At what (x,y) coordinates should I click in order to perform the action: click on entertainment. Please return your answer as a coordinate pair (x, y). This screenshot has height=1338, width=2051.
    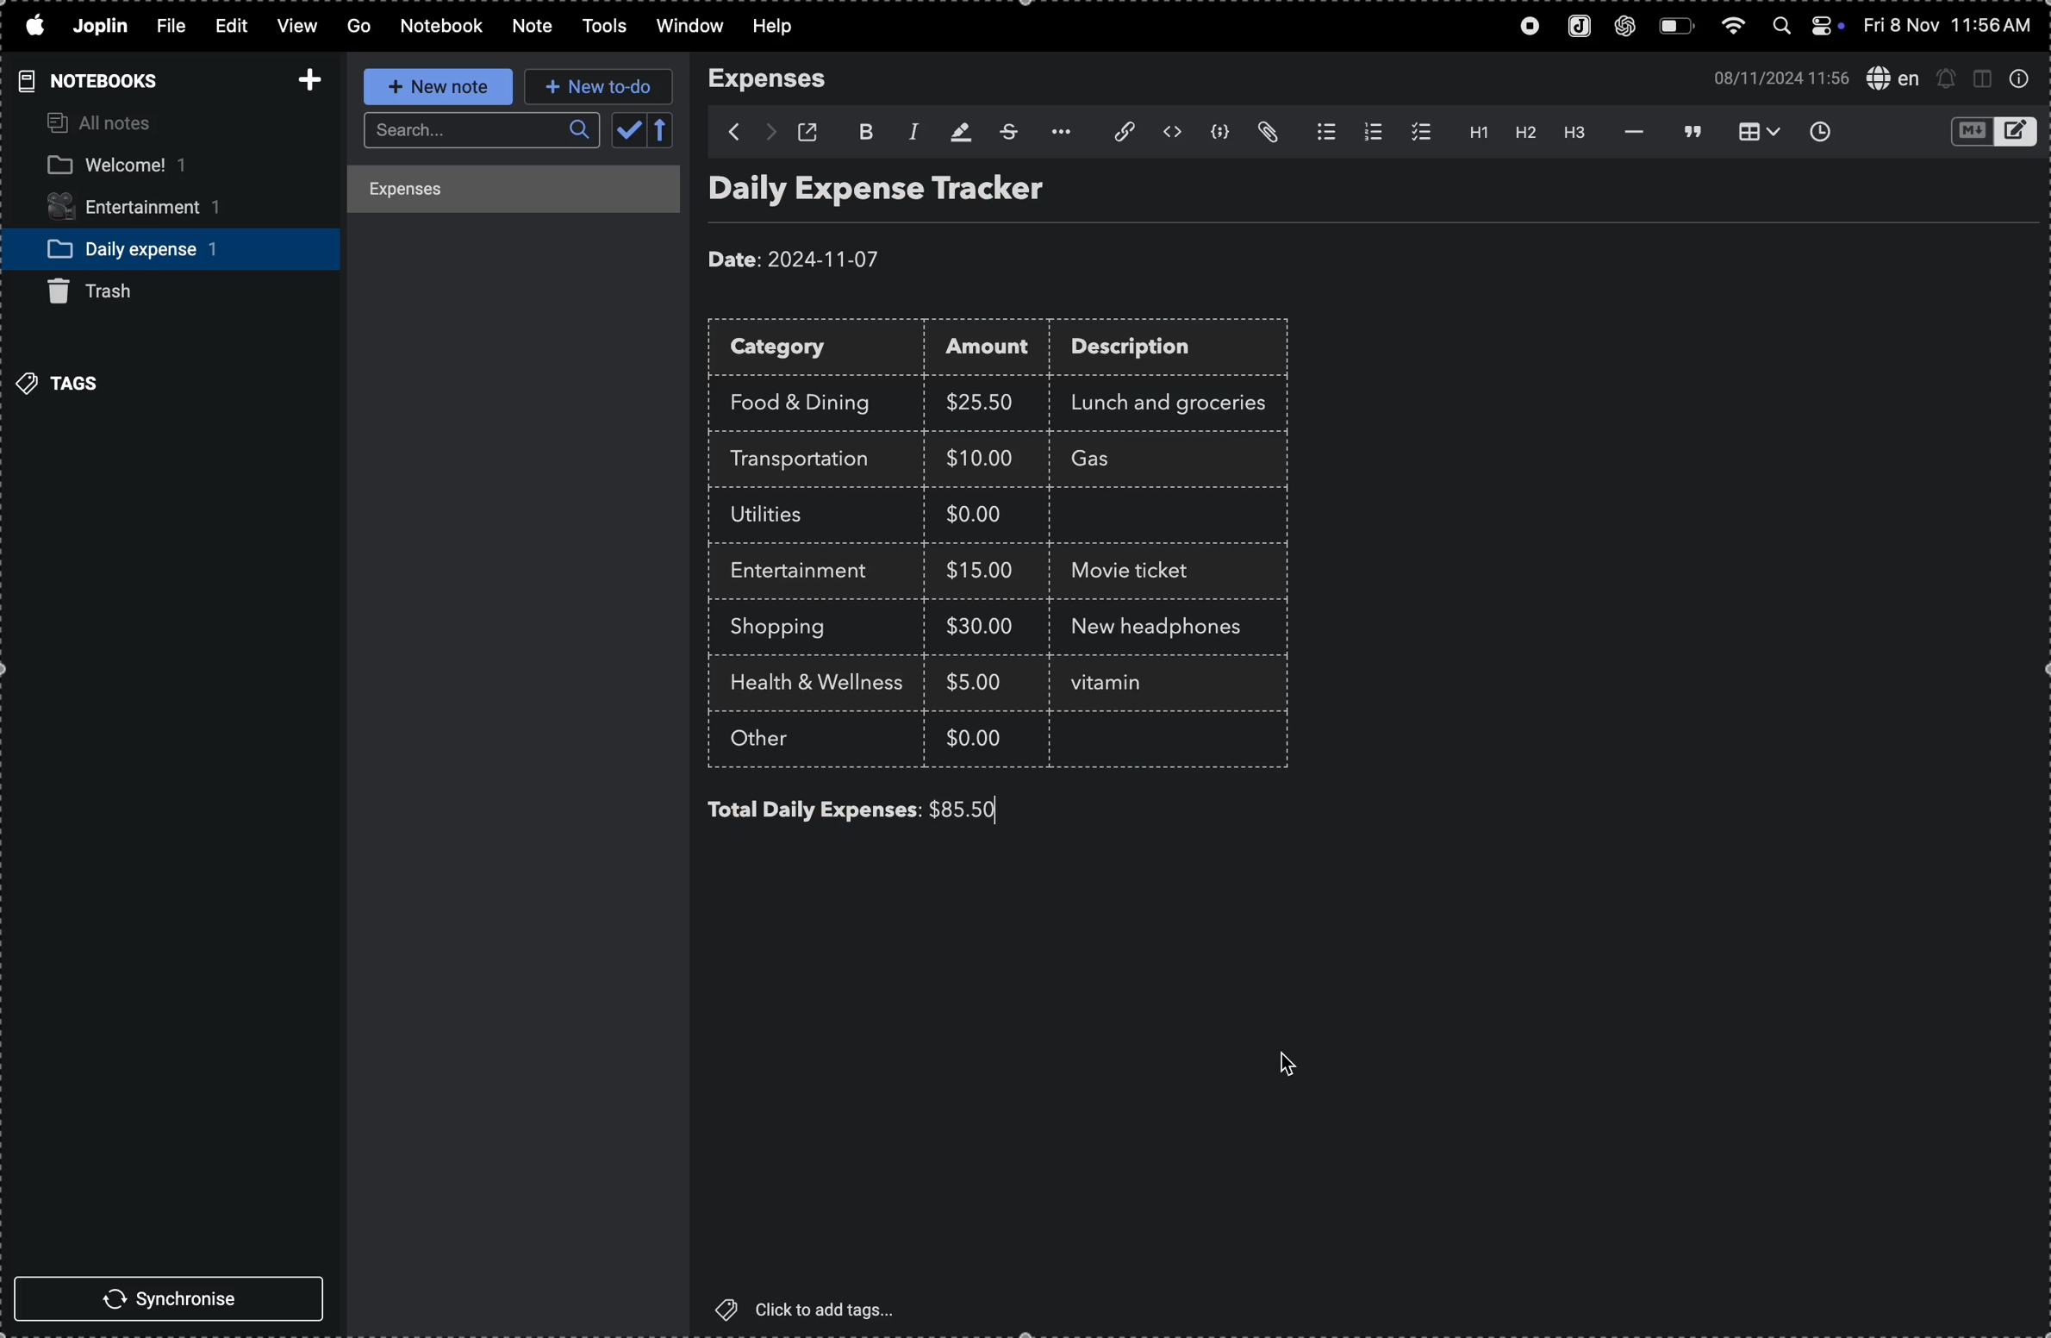
    Looking at the image, I should click on (808, 572).